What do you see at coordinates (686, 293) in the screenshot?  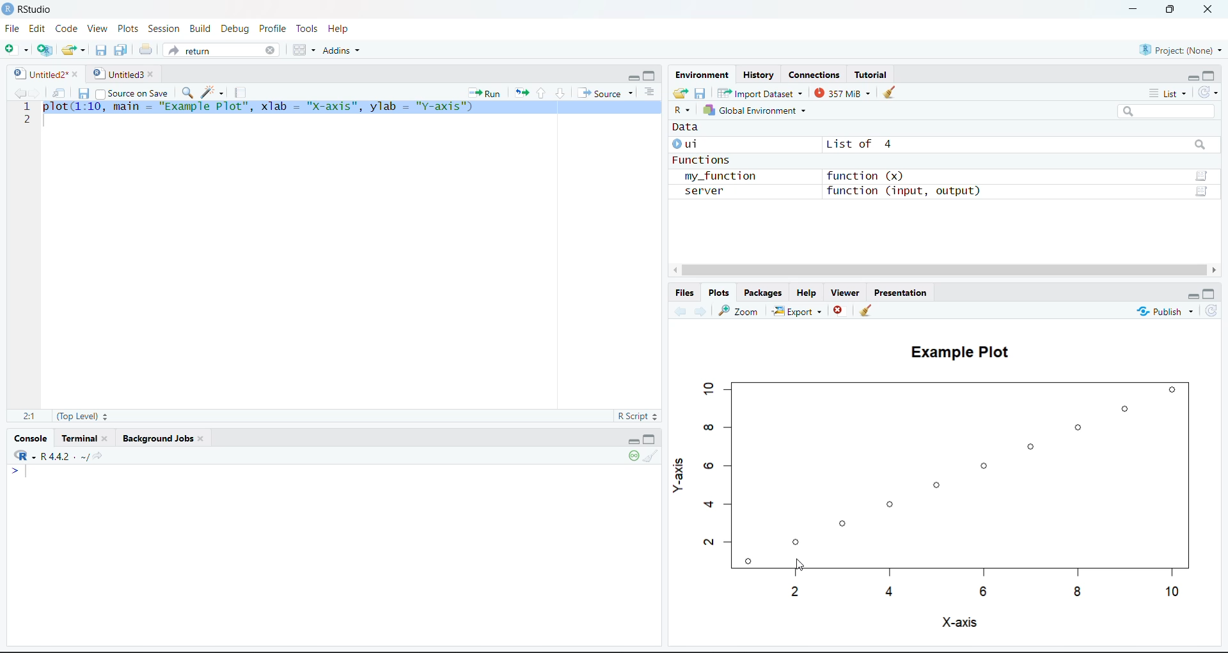 I see `Files` at bounding box center [686, 293].